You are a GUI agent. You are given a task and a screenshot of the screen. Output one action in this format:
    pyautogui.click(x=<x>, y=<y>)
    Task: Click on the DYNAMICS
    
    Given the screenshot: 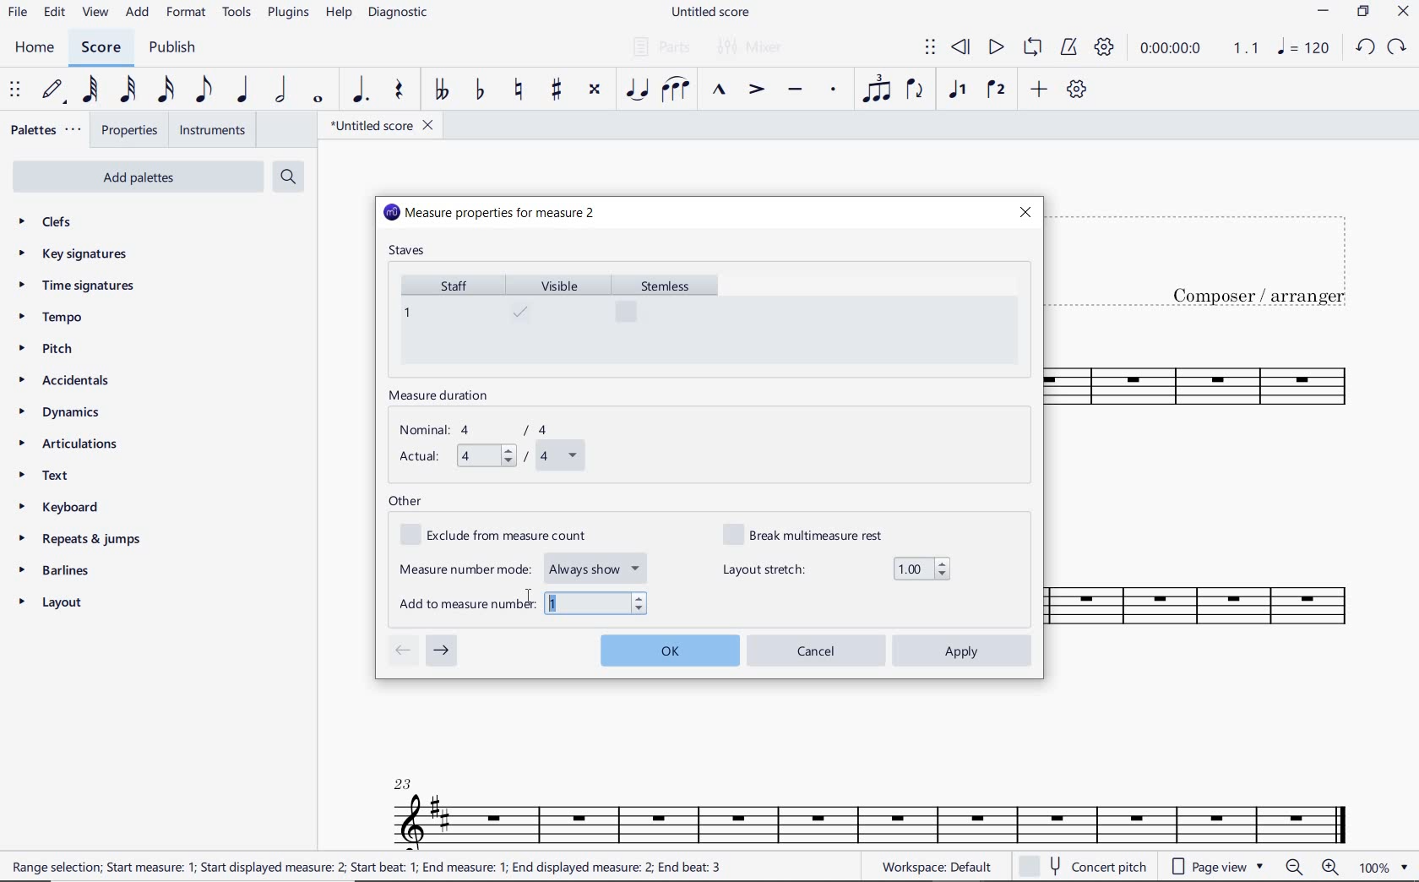 What is the action you would take?
    pyautogui.click(x=68, y=413)
    